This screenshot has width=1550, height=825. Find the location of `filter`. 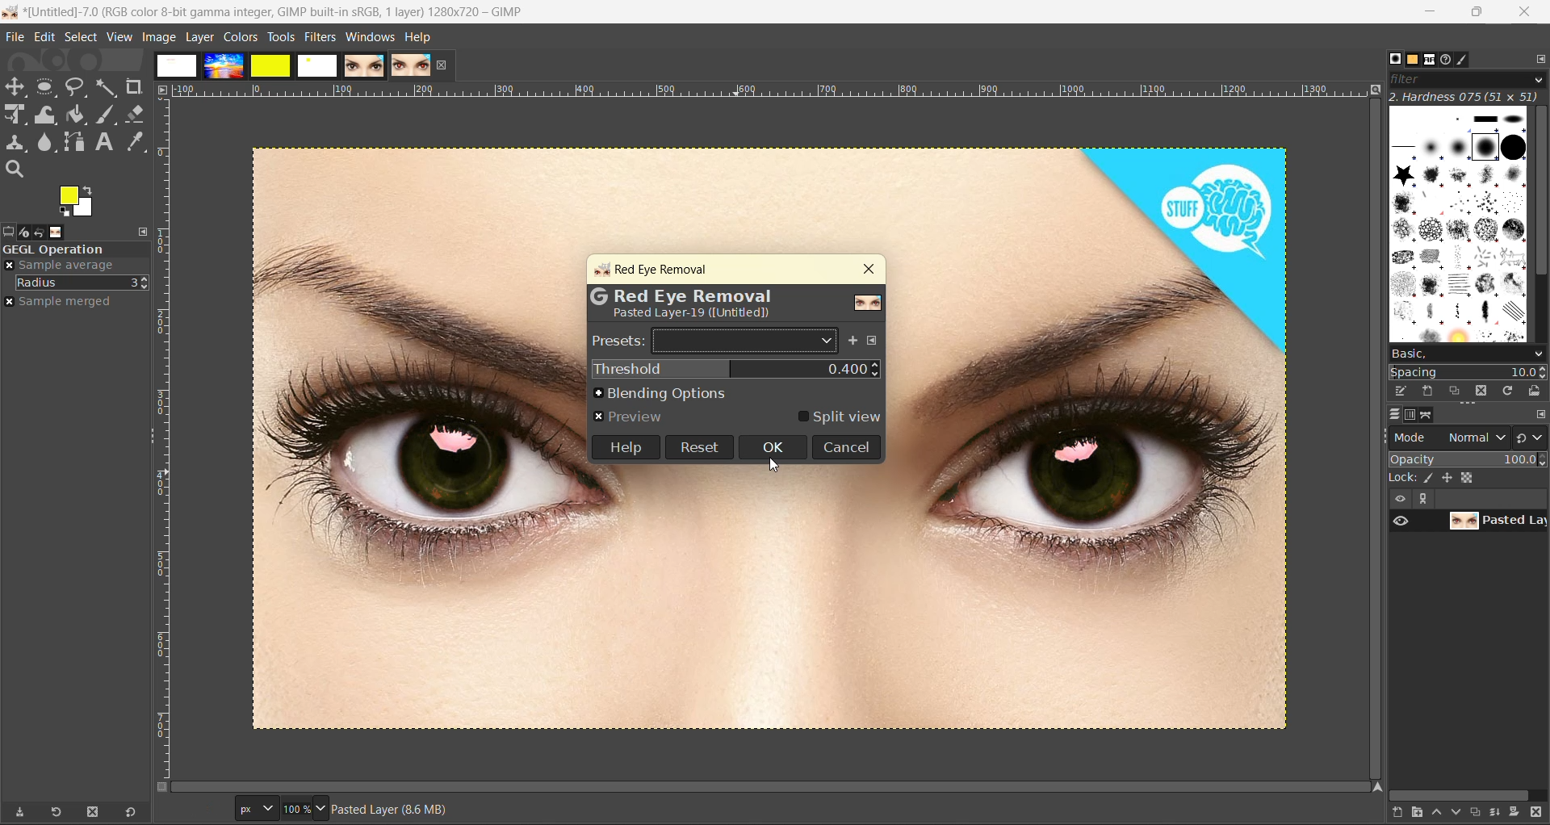

filter is located at coordinates (1468, 80).